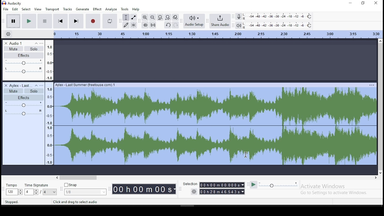 Image resolution: width=384 pixels, height=216 pixels. I want to click on multi tool, so click(133, 25).